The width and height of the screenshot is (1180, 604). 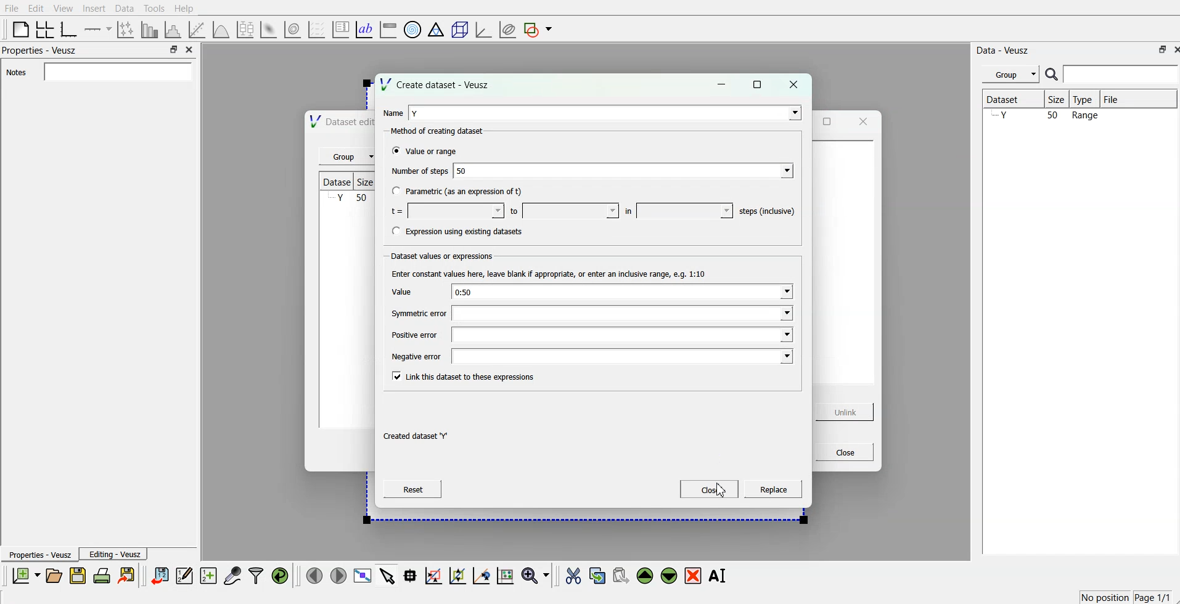 I want to click on Close, so click(x=709, y=490).